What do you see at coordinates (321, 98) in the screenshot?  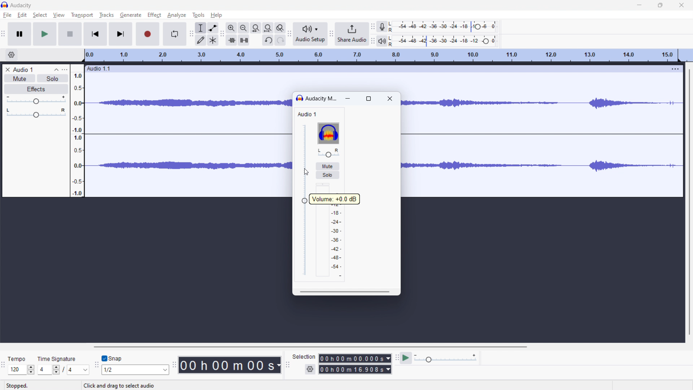 I see `mixer dialogbox` at bounding box center [321, 98].